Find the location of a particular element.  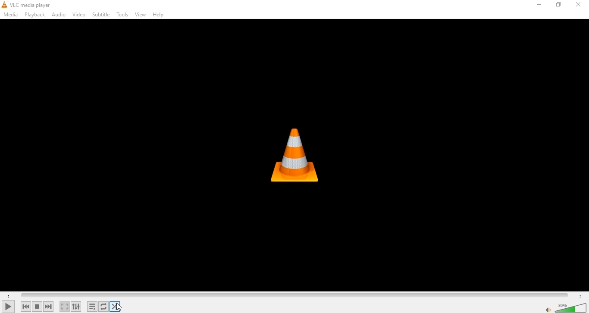

show extended settings is located at coordinates (76, 307).